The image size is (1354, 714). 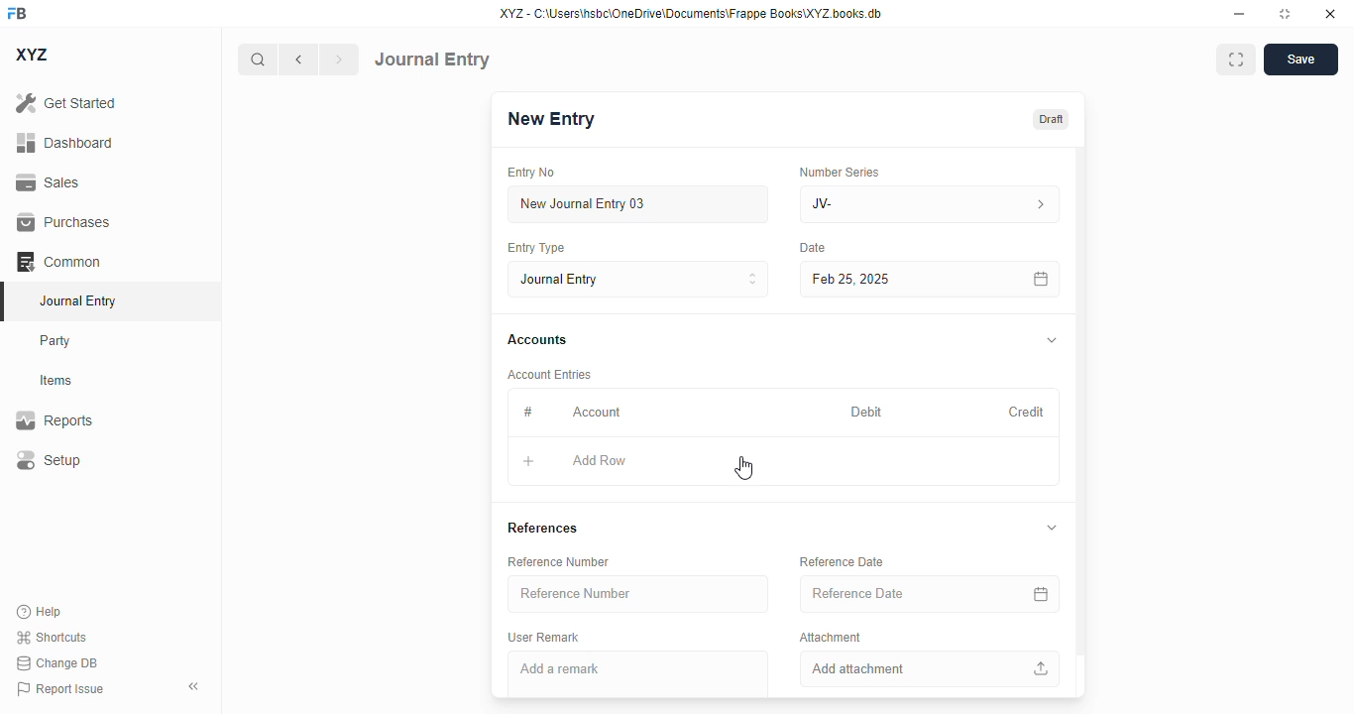 What do you see at coordinates (1240, 13) in the screenshot?
I see `minimize` at bounding box center [1240, 13].